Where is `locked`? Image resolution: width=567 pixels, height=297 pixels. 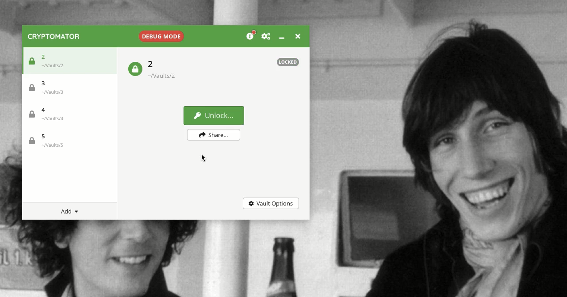 locked is located at coordinates (50, 61).